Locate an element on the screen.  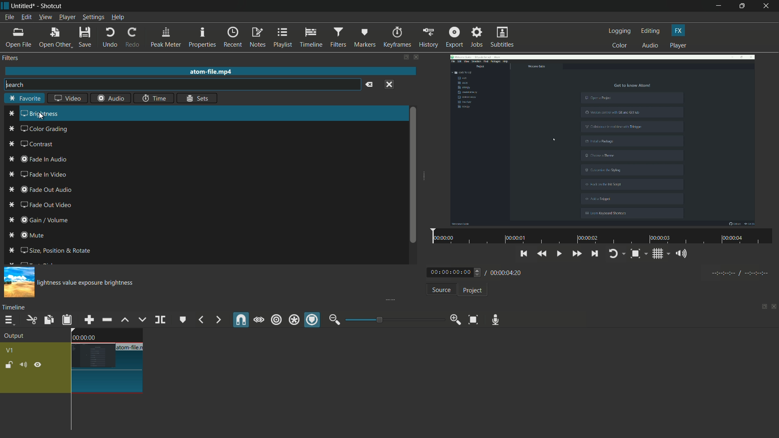
zoom timeline to fit is located at coordinates (473, 319).